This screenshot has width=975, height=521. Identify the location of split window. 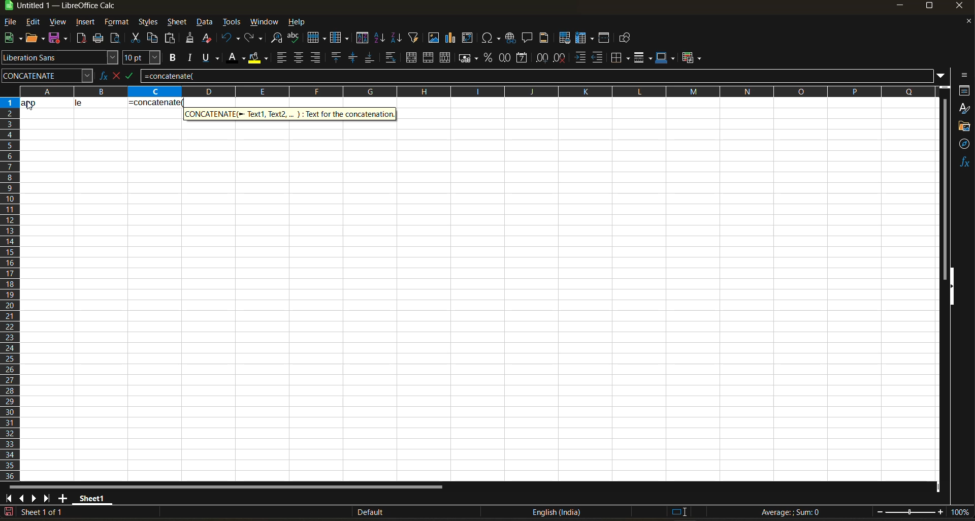
(606, 39).